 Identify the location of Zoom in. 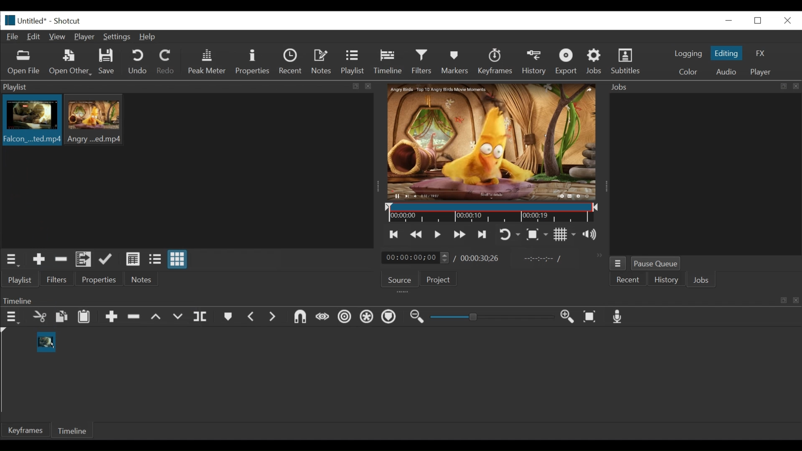
(569, 317).